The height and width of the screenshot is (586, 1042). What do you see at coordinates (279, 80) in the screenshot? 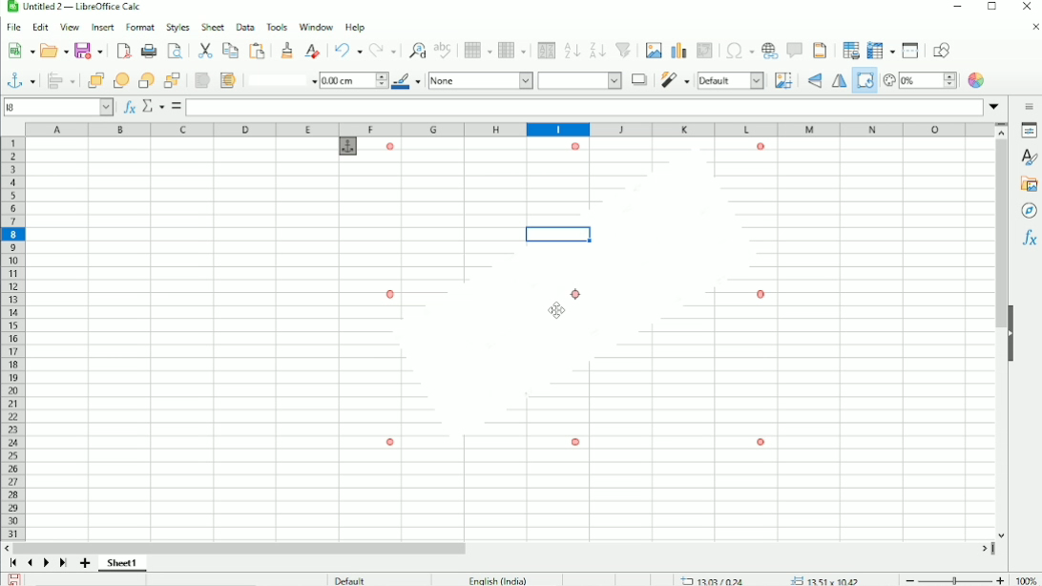
I see `Line style` at bounding box center [279, 80].